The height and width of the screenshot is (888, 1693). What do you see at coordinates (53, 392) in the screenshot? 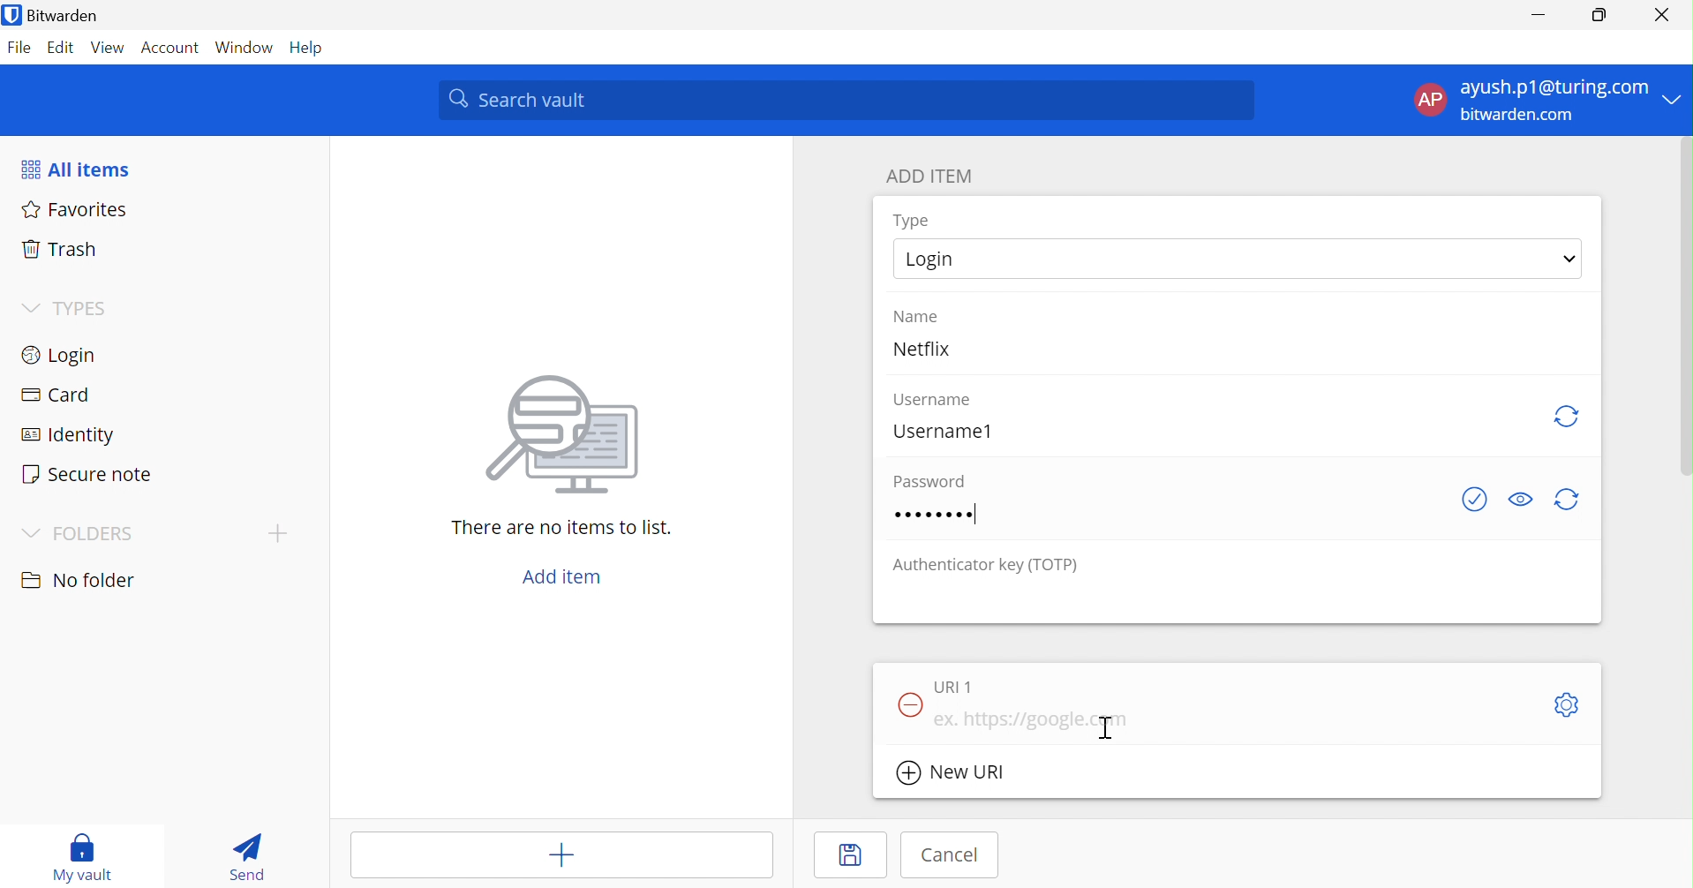
I see `Card` at bounding box center [53, 392].